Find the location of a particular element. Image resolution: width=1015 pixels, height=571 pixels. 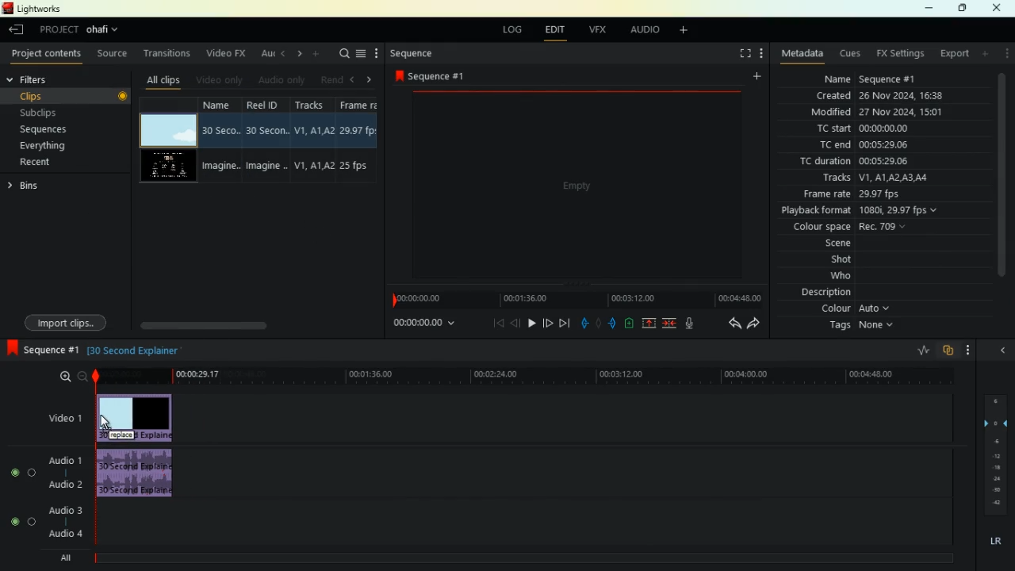

metadata is located at coordinates (802, 54).